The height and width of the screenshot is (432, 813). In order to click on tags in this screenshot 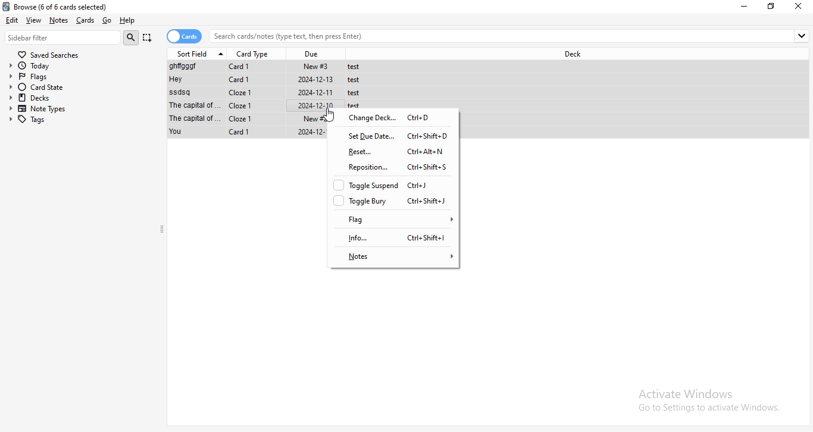, I will do `click(80, 120)`.